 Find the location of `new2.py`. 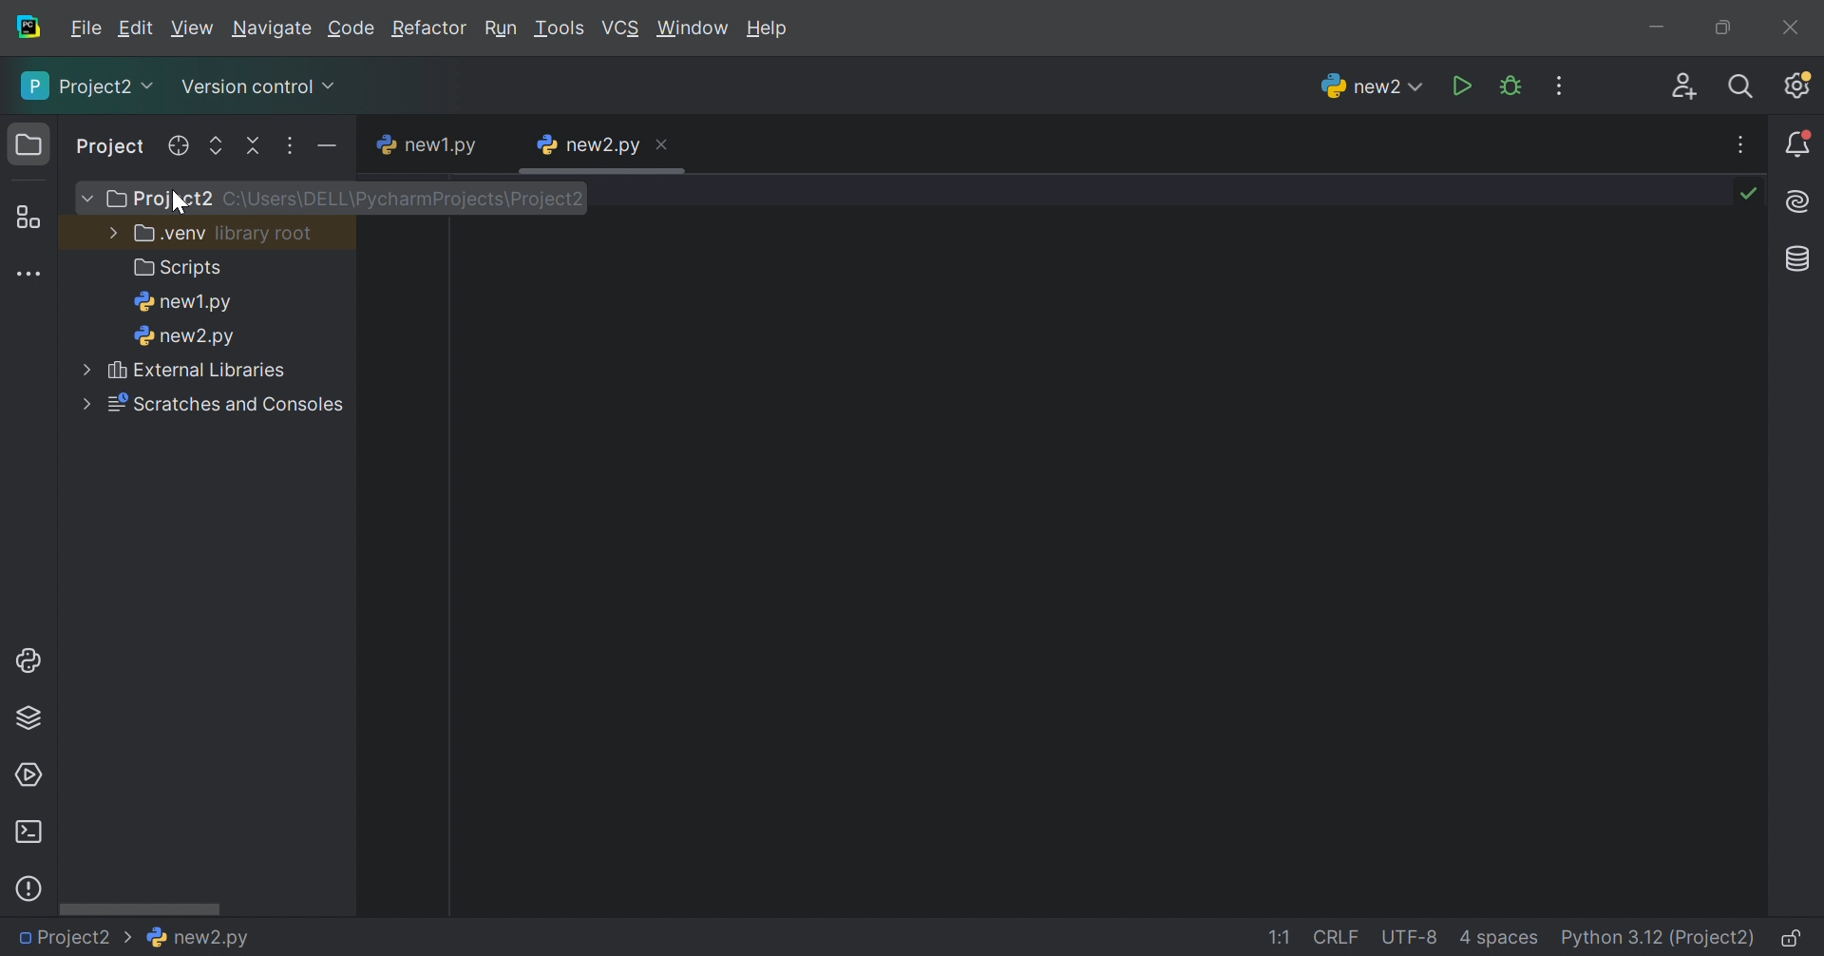

new2.py is located at coordinates (191, 336).